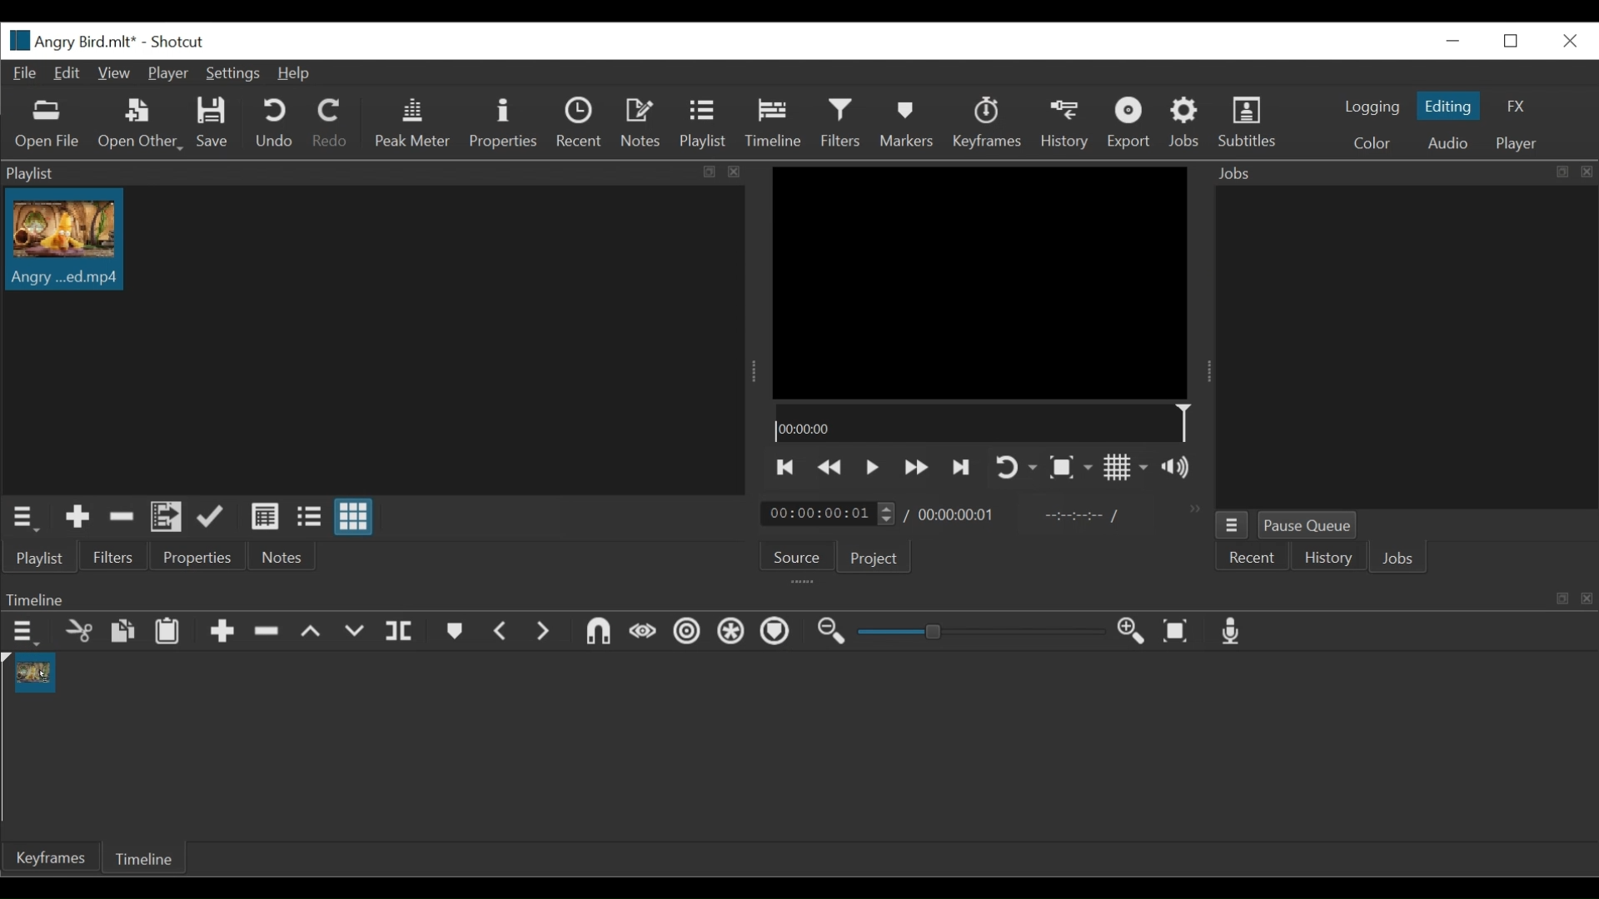 This screenshot has height=899, width=1599. I want to click on Markers, so click(910, 125).